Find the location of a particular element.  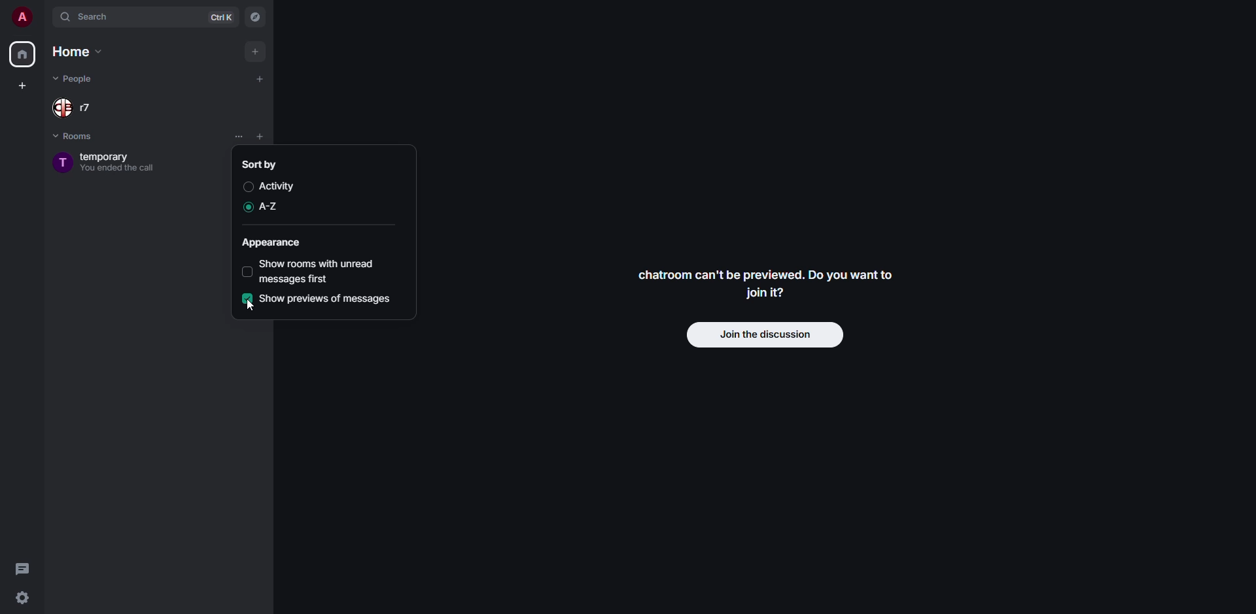

disabled is located at coordinates (249, 186).